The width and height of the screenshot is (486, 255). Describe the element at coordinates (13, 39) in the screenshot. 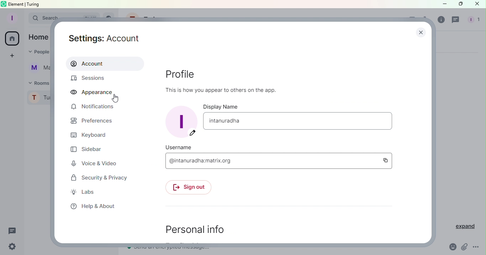

I see `Home` at that location.